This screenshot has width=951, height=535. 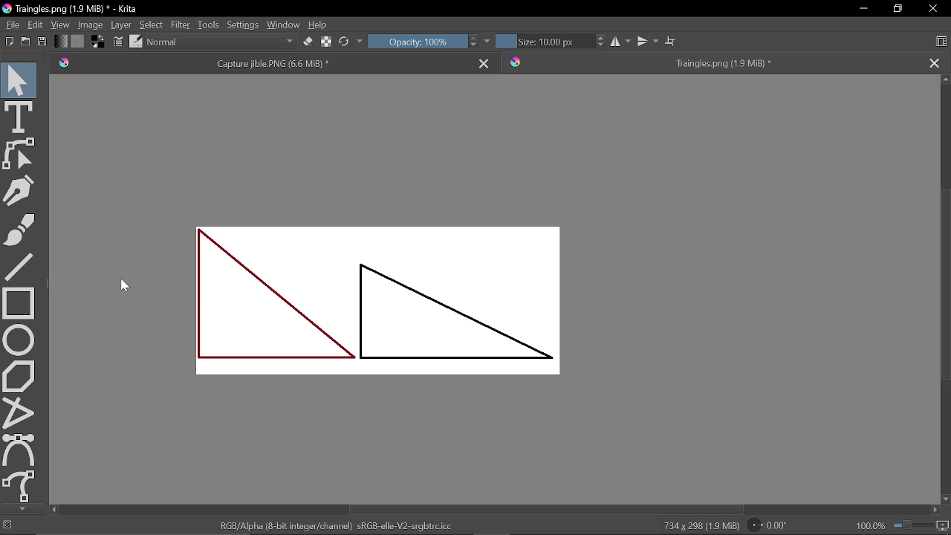 What do you see at coordinates (207, 25) in the screenshot?
I see `tools` at bounding box center [207, 25].